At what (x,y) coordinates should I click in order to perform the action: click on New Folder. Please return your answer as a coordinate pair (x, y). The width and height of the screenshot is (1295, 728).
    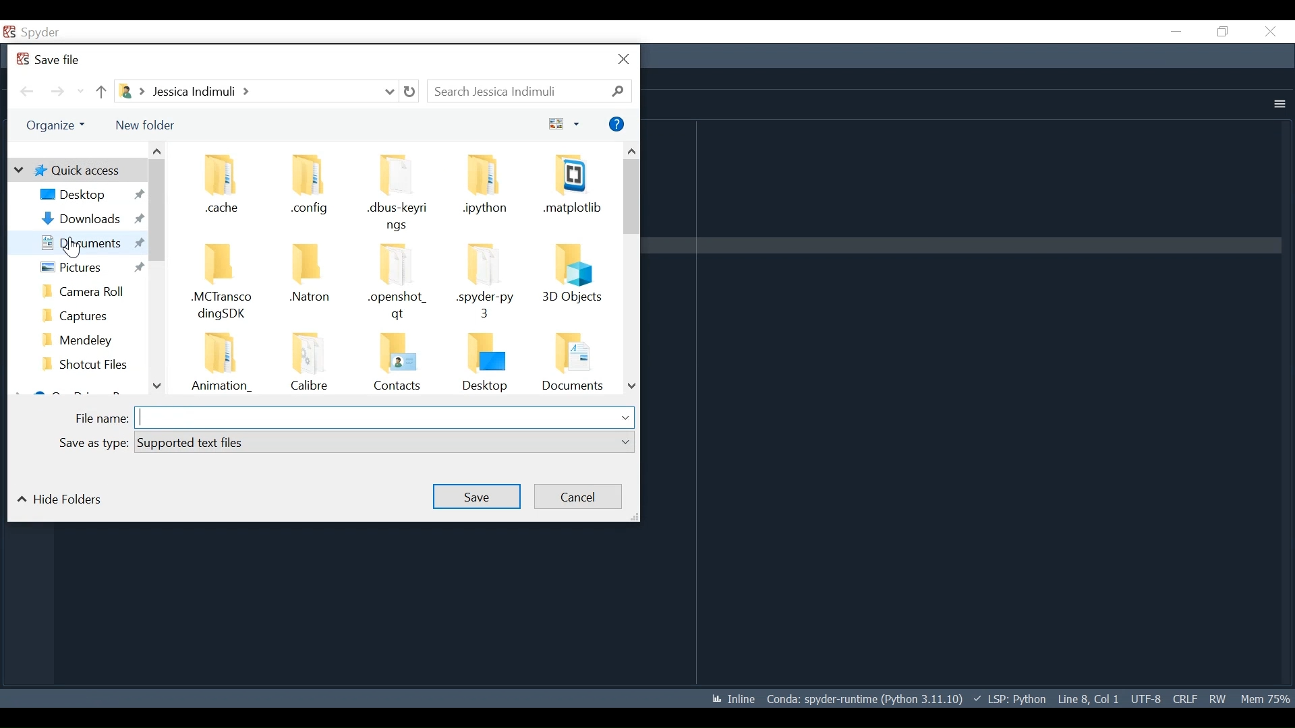
    Looking at the image, I should click on (148, 124).